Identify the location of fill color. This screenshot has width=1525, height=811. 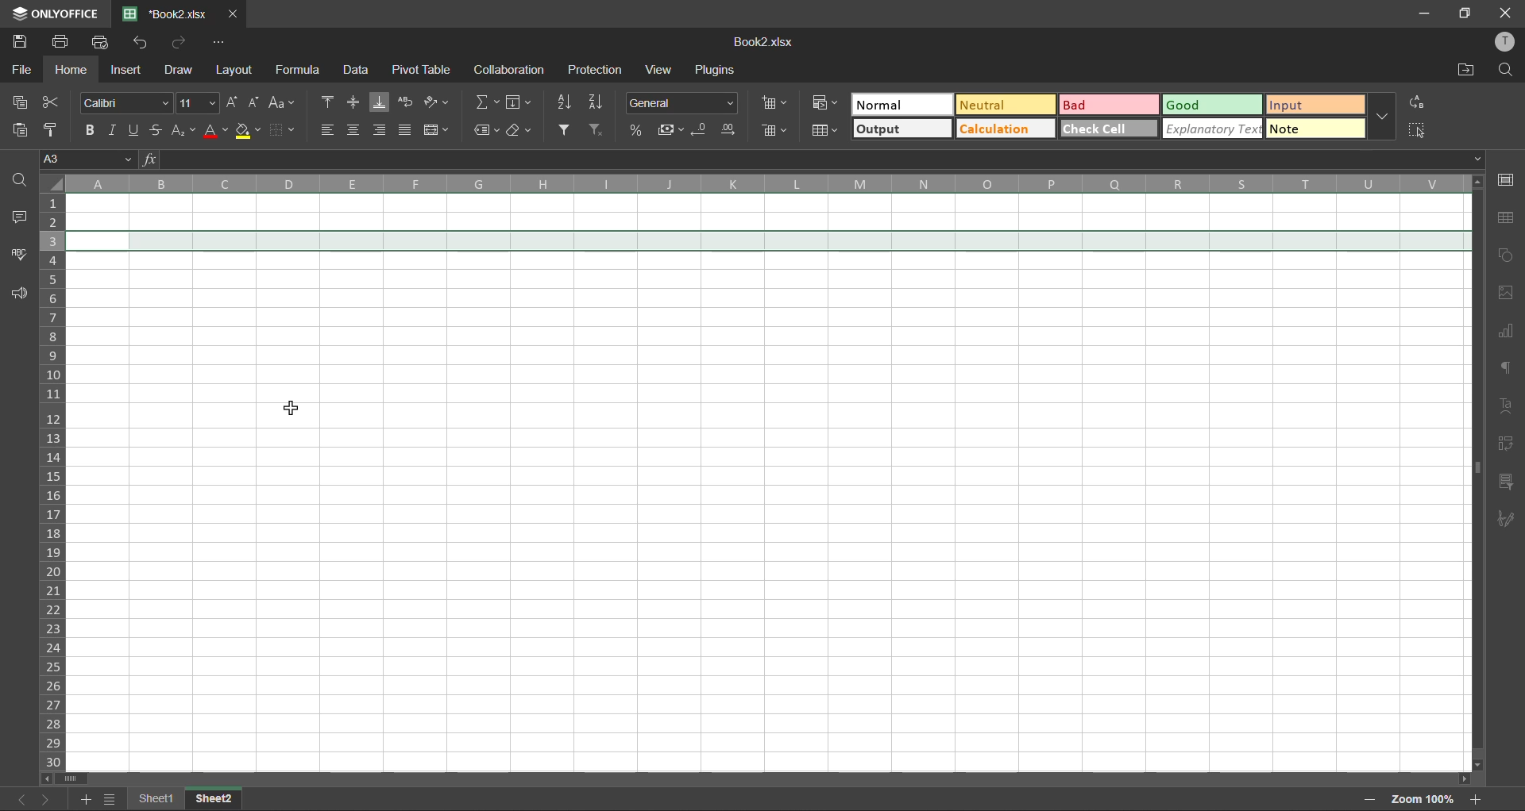
(247, 129).